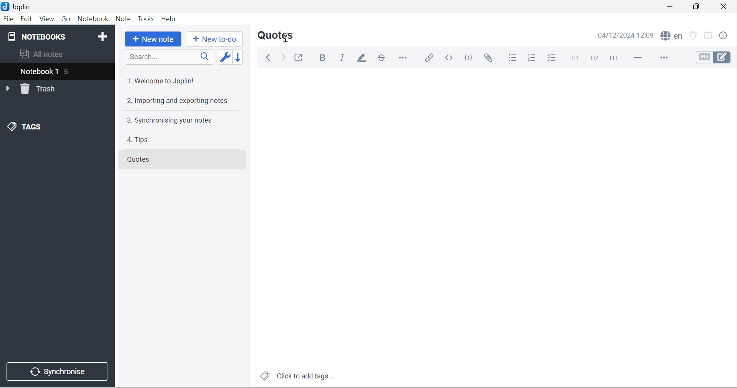  What do you see at coordinates (38, 71) in the screenshot?
I see `Notebook 1` at bounding box center [38, 71].